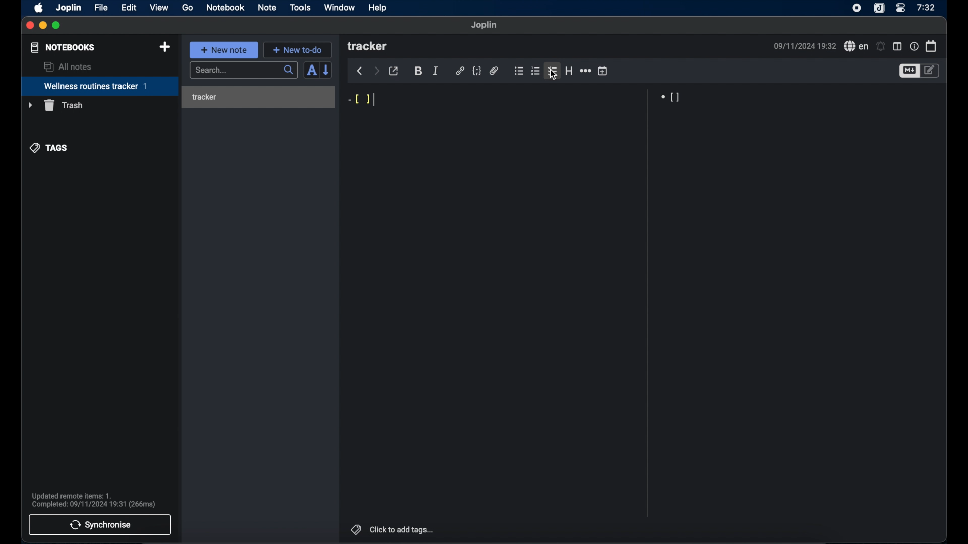  What do you see at coordinates (376, 71) in the screenshot?
I see `forward` at bounding box center [376, 71].